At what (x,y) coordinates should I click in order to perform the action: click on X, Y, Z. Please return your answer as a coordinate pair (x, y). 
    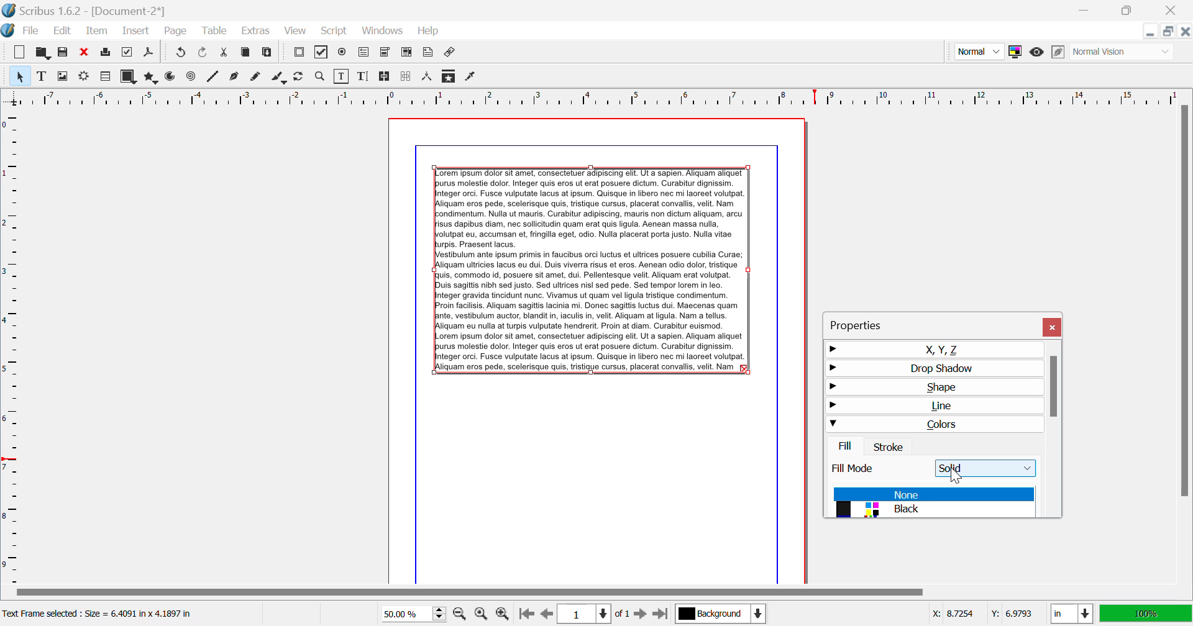
    Looking at the image, I should click on (933, 349).